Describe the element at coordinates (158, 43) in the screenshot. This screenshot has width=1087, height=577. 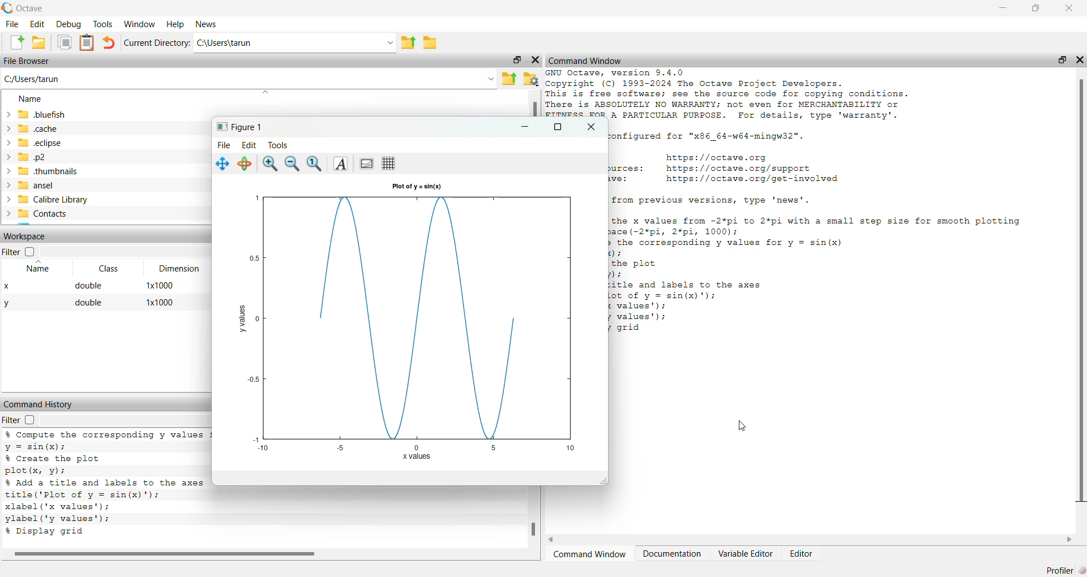
I see `Current directory` at that location.